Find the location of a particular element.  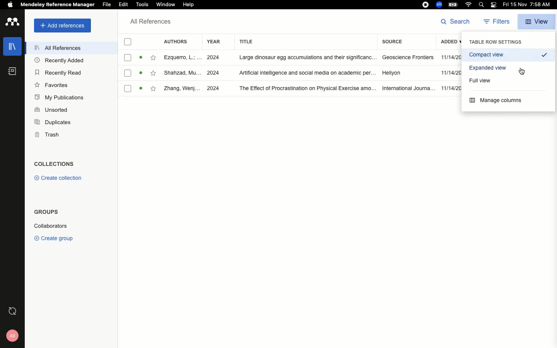

Full view is located at coordinates (482, 80).